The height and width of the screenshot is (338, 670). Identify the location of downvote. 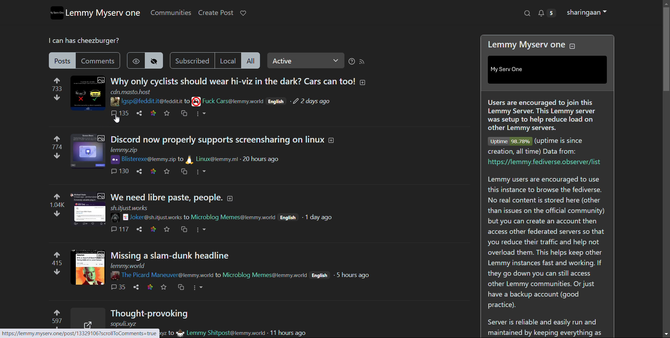
(57, 98).